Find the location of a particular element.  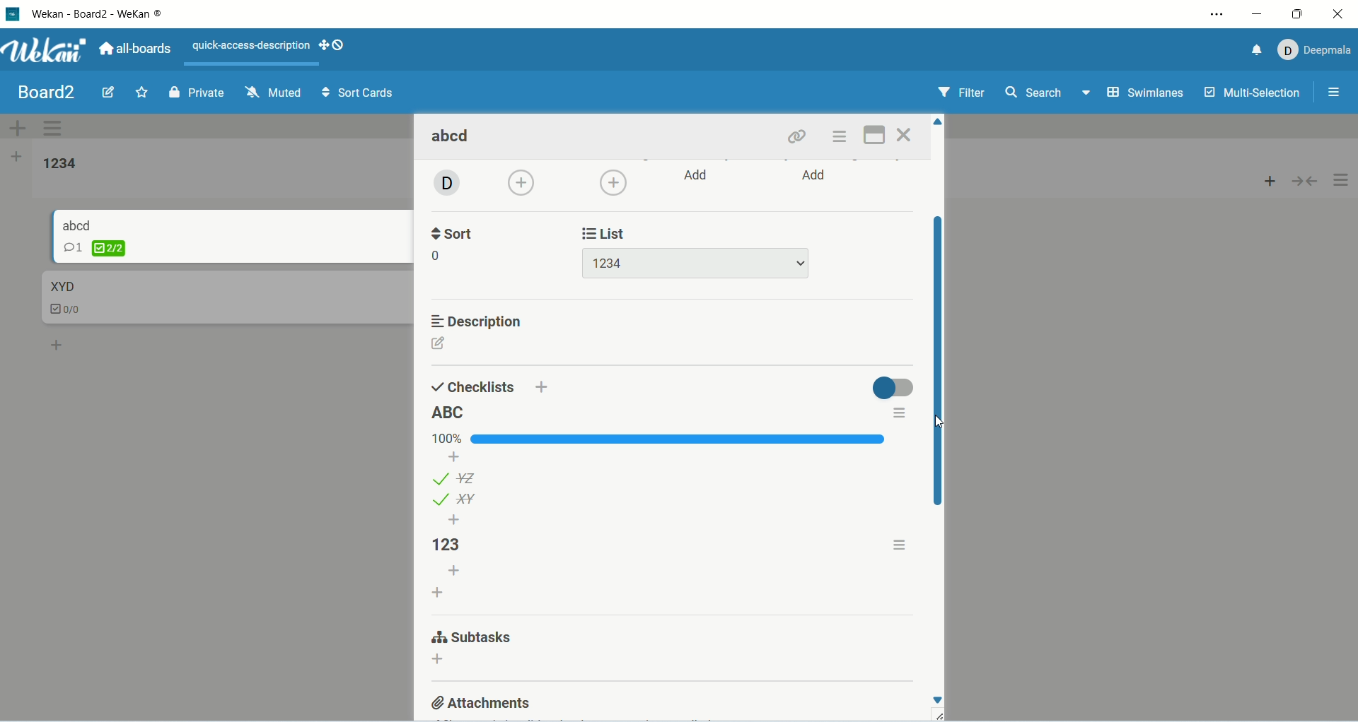

card title is located at coordinates (78, 225).